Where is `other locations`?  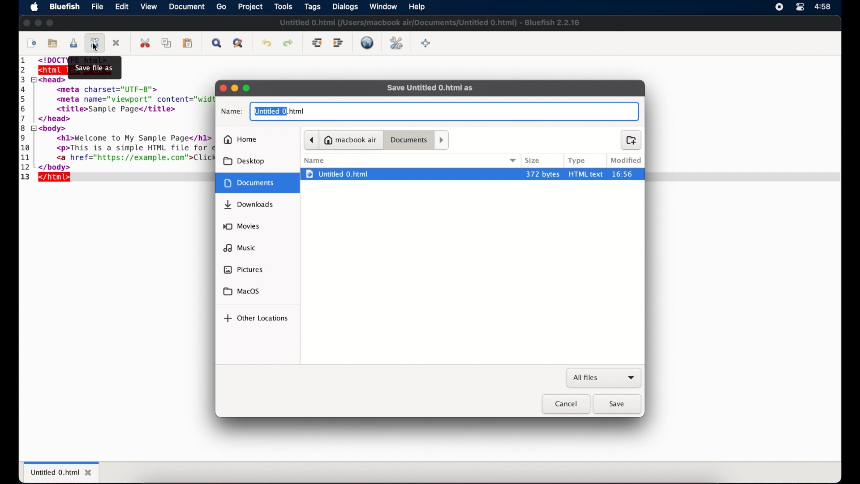 other locations is located at coordinates (255, 318).